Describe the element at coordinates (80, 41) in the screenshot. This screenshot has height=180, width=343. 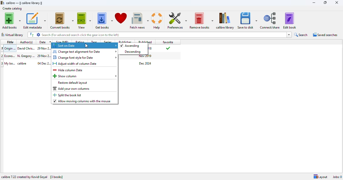
I see `rating` at that location.